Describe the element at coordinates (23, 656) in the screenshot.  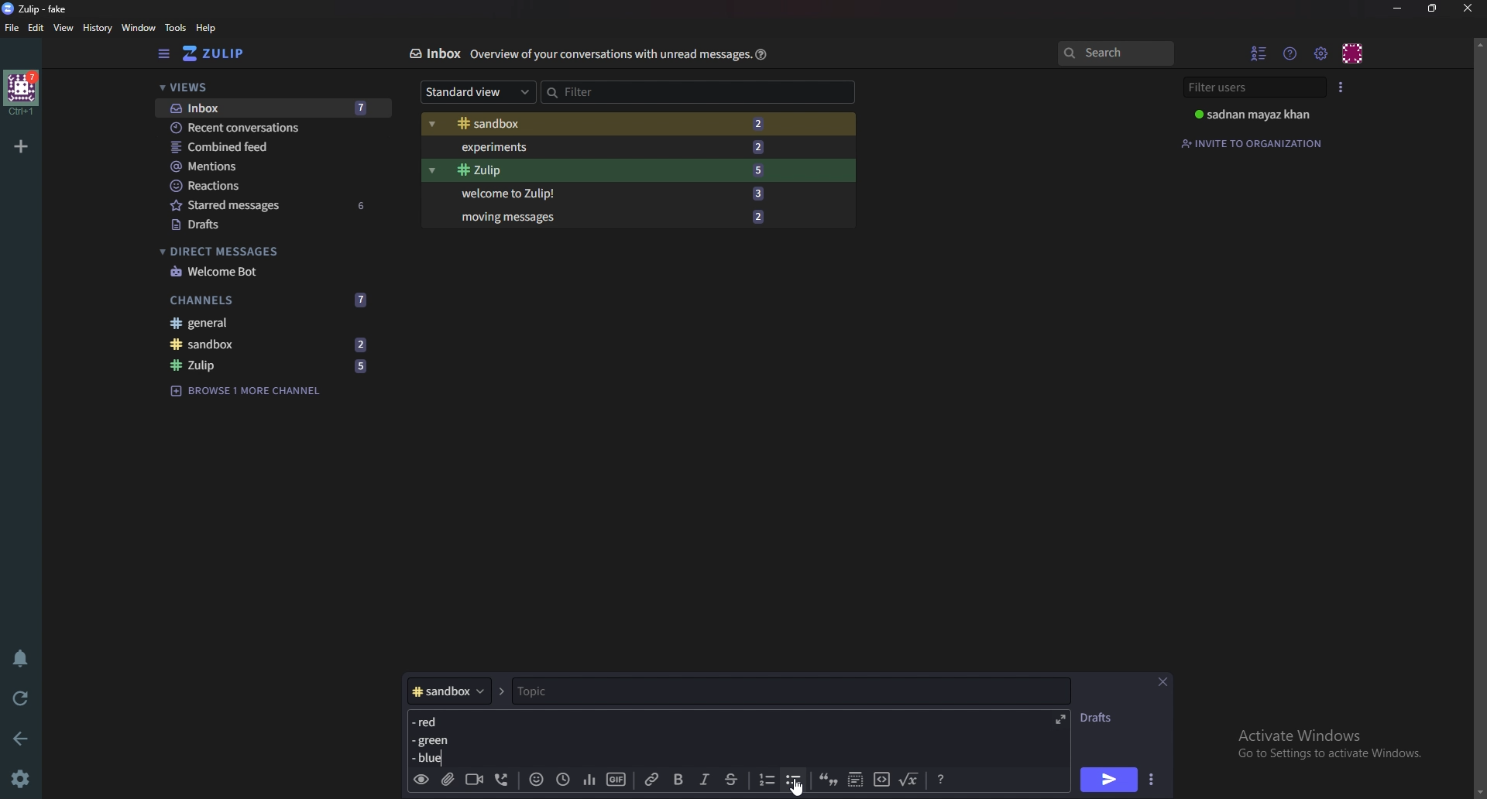
I see `Enable do not disturb` at that location.